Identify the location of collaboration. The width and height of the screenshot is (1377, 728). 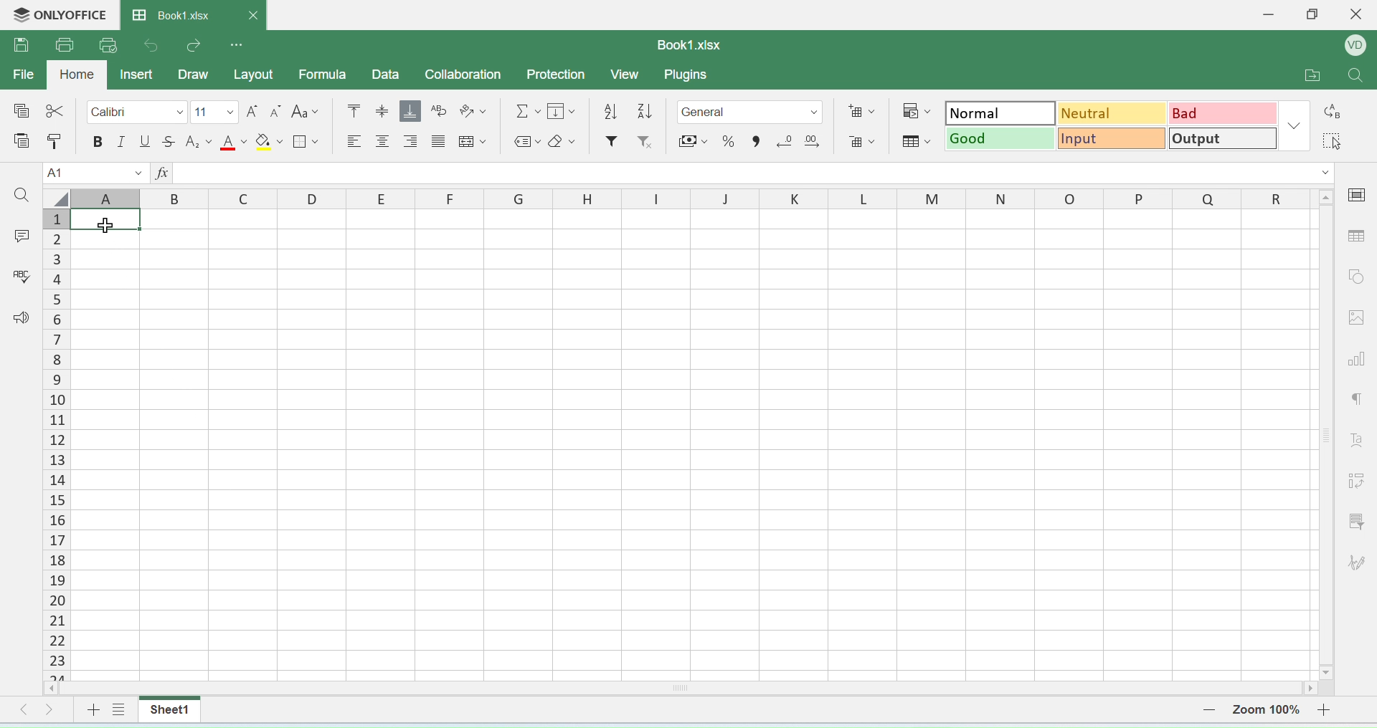
(465, 75).